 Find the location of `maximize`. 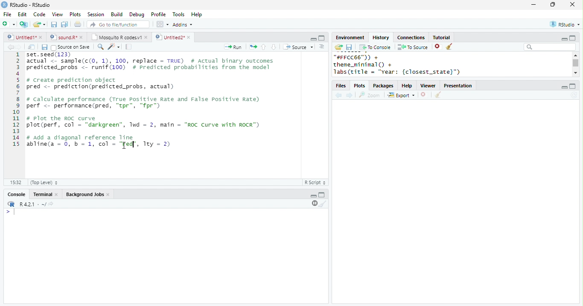

maximize is located at coordinates (321, 38).